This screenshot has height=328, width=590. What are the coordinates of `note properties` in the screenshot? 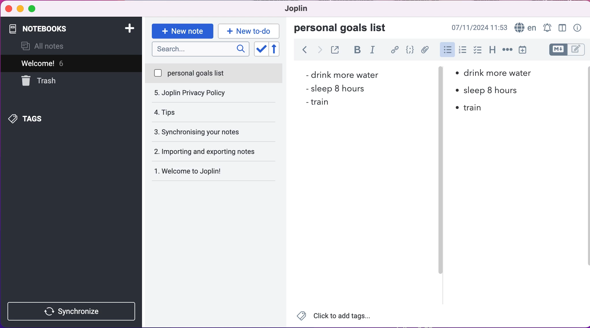 It's located at (578, 27).